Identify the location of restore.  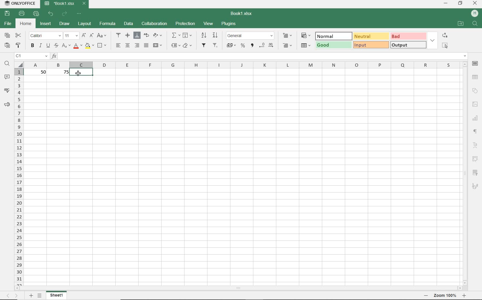
(460, 4).